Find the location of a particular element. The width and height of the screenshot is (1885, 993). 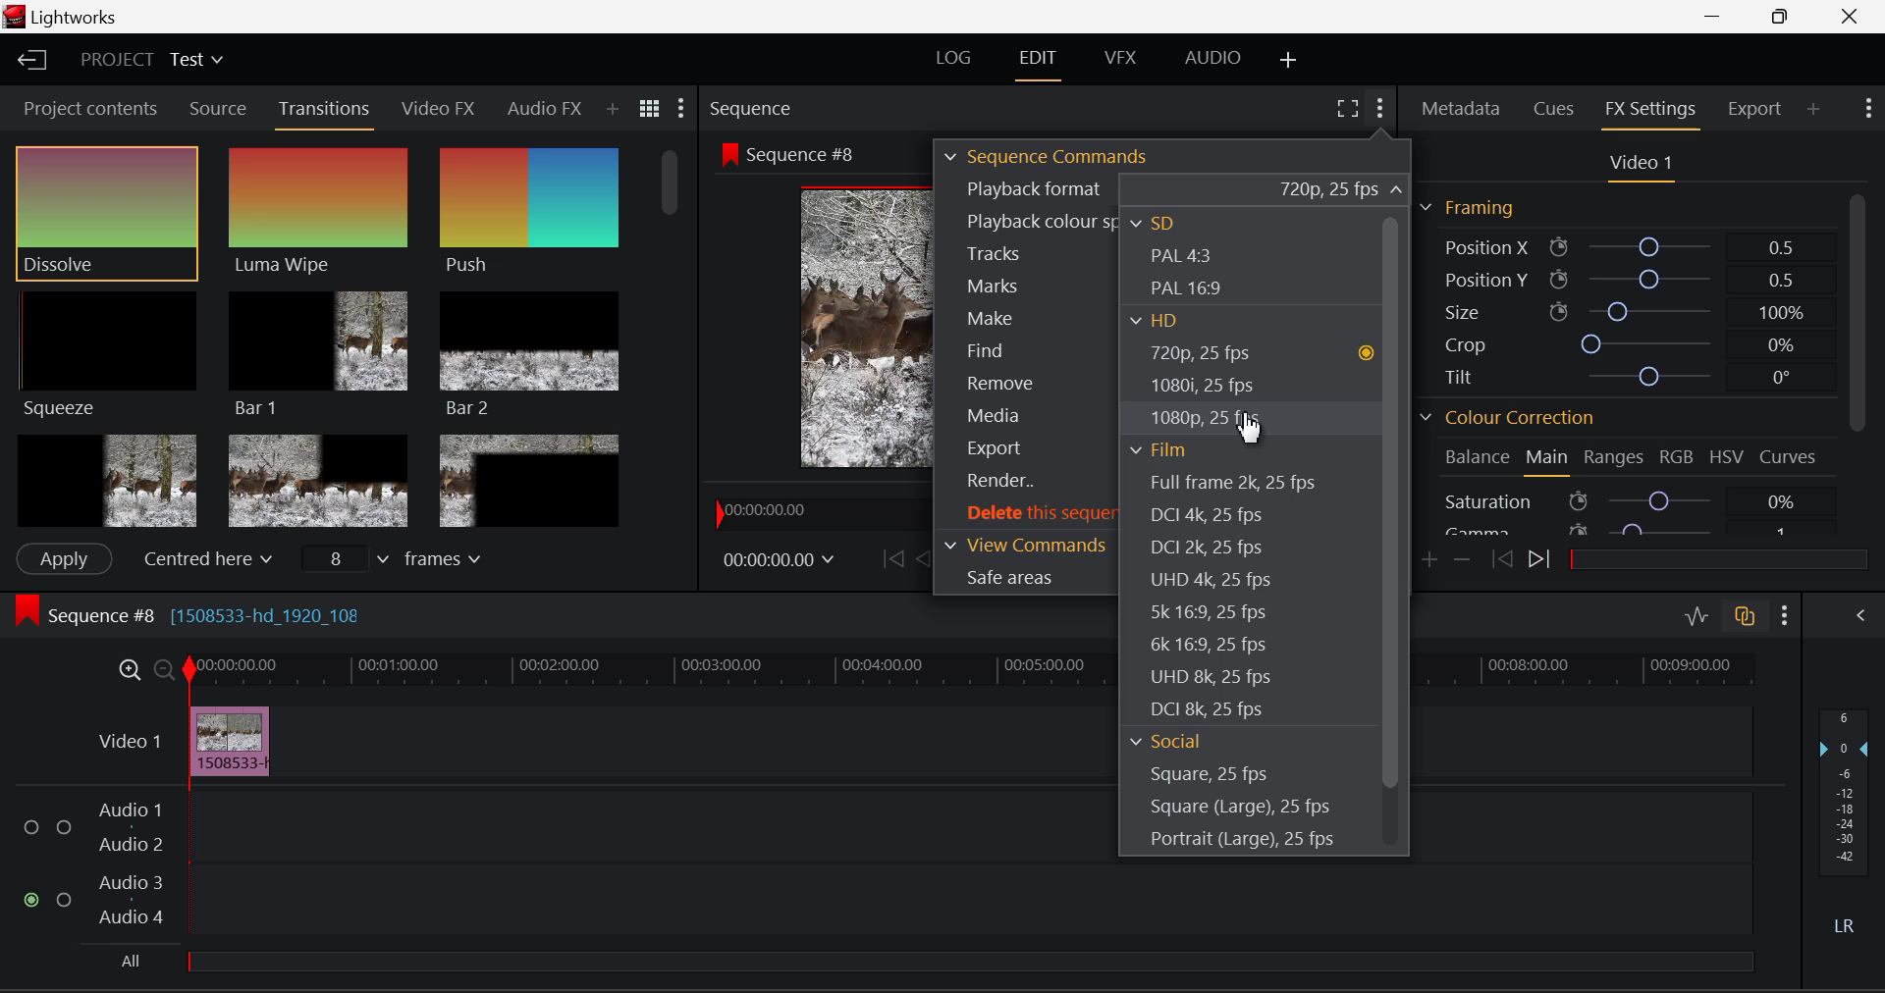

EDIT Layout is located at coordinates (1038, 63).